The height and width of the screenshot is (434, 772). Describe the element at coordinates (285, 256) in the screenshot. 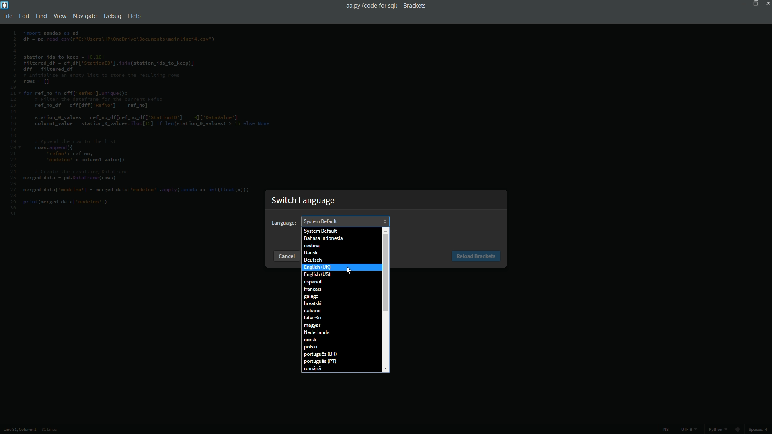

I see `cancel` at that location.